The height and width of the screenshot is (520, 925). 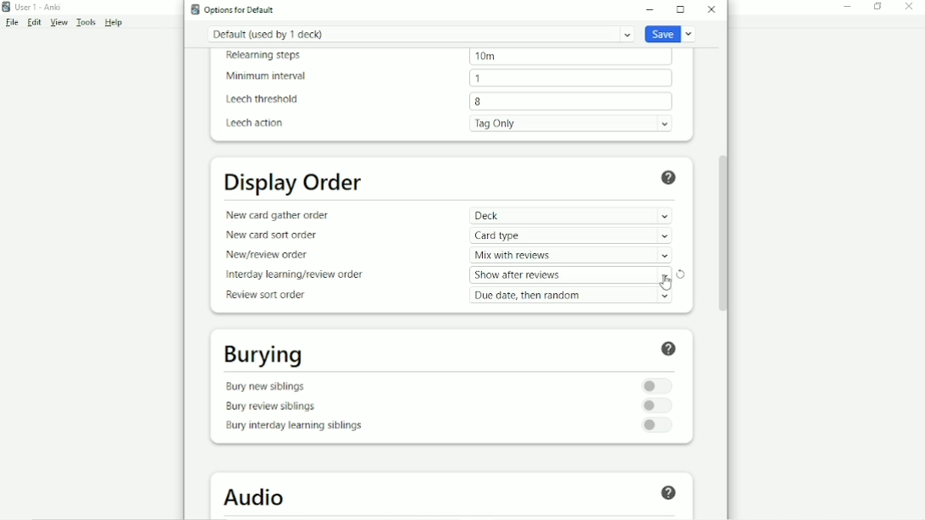 I want to click on 1, so click(x=570, y=78).